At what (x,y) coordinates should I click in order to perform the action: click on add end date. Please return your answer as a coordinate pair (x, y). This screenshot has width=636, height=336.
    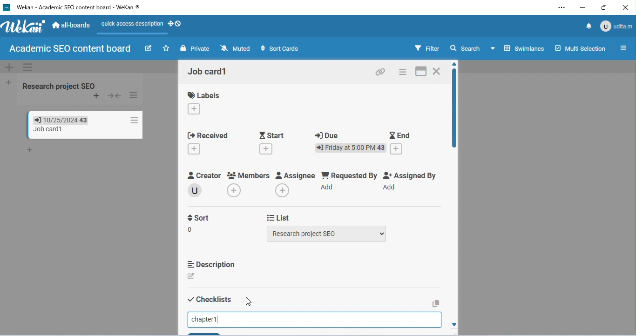
    Looking at the image, I should click on (397, 149).